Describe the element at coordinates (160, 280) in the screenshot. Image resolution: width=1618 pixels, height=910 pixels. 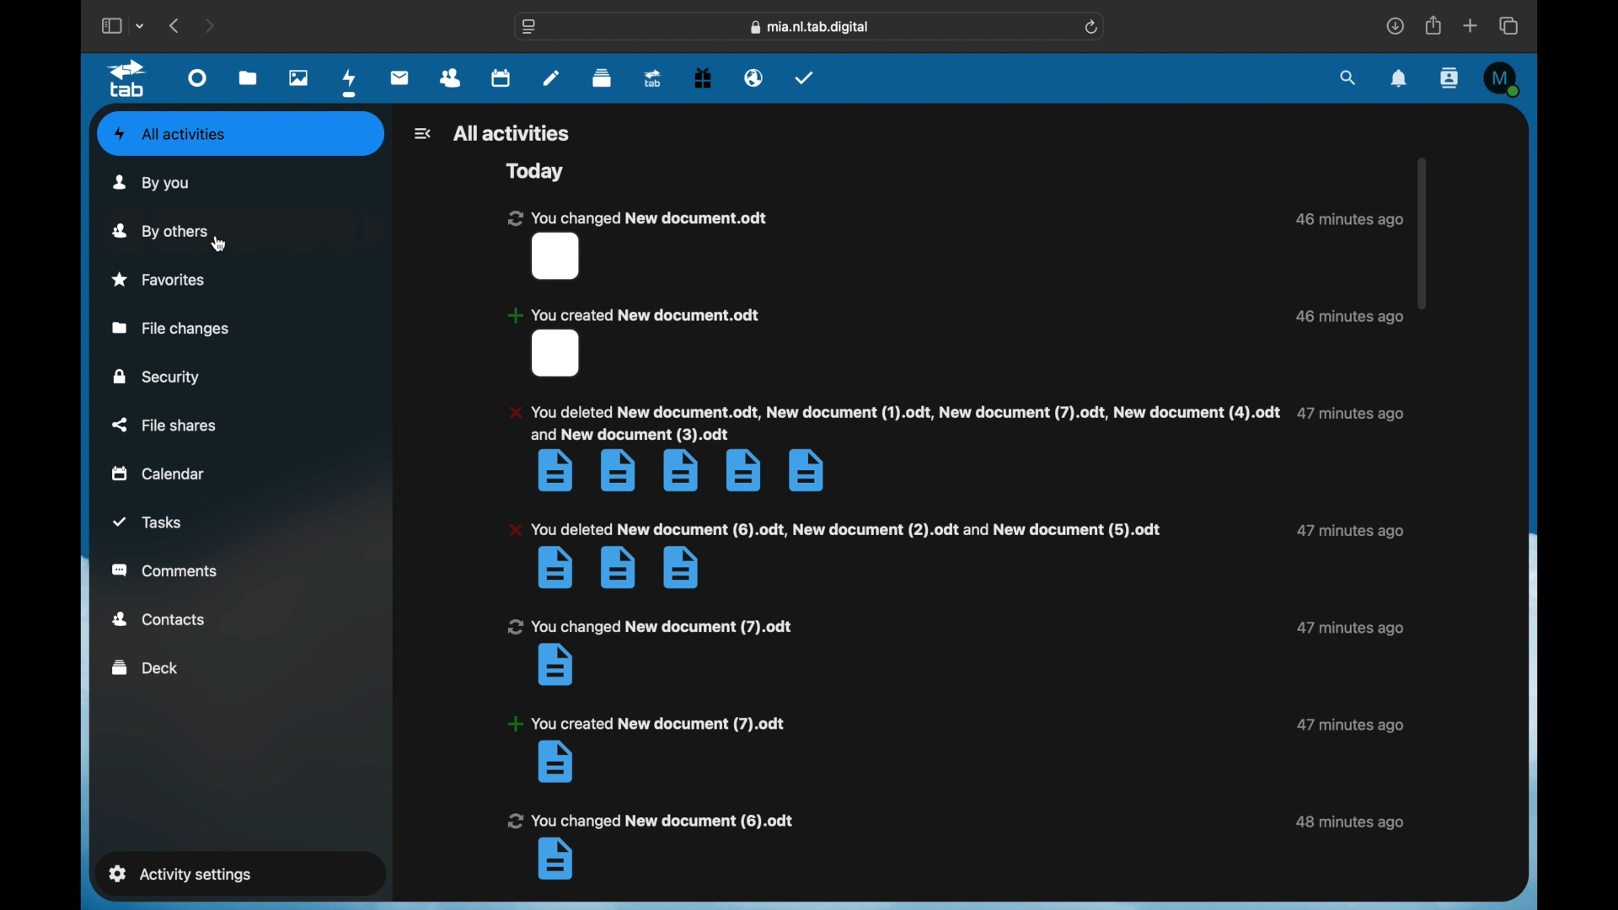
I see `favorites` at that location.